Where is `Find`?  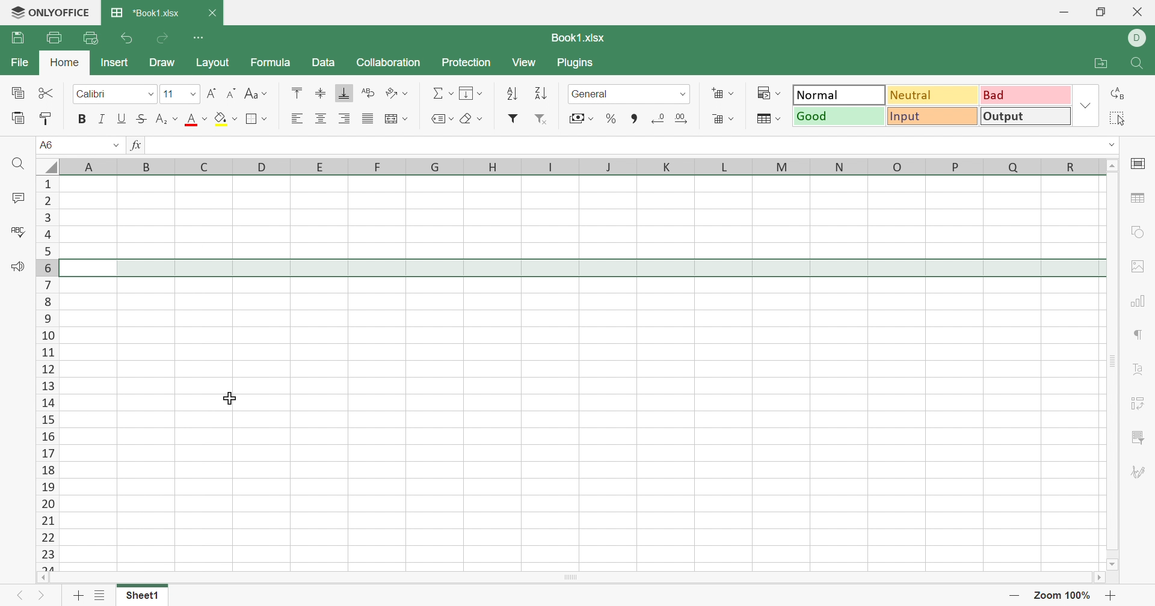 Find is located at coordinates (19, 165).